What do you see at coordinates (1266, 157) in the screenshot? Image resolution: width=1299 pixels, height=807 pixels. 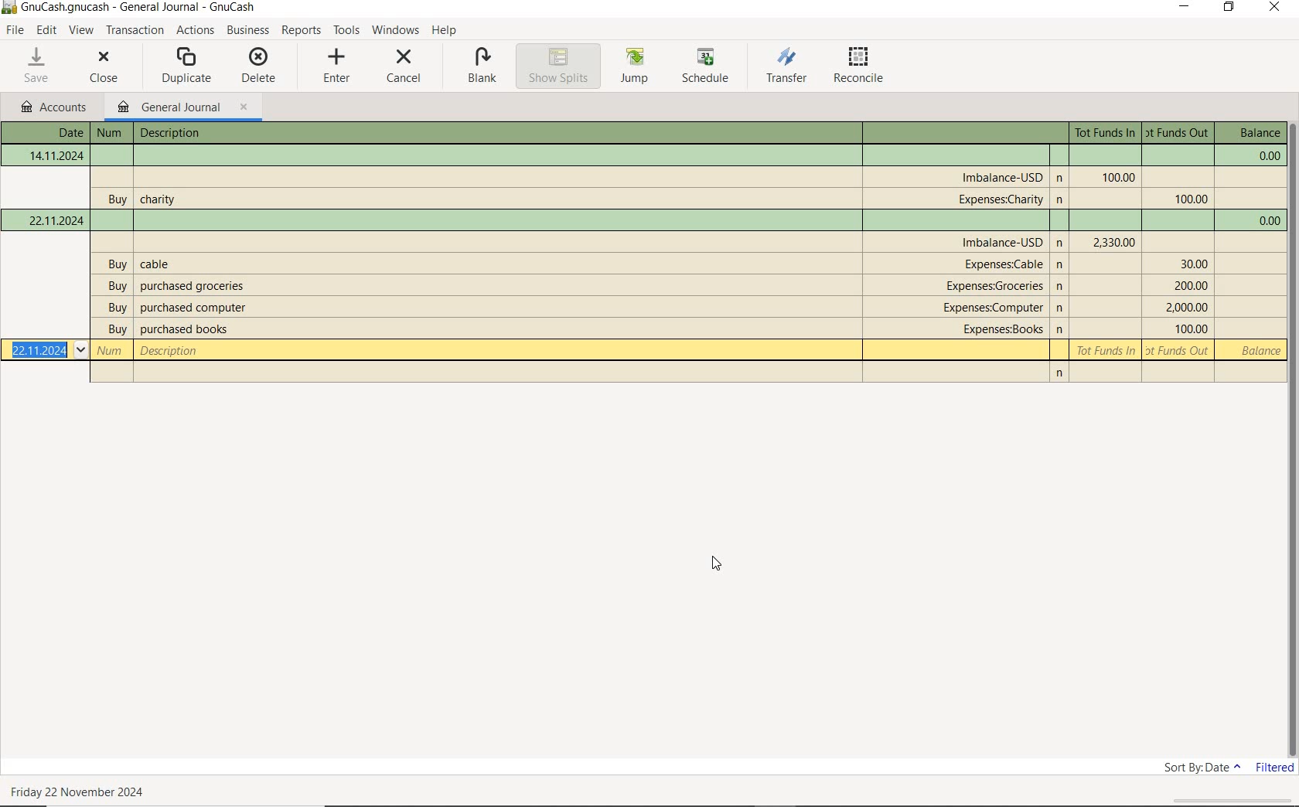 I see `balance` at bounding box center [1266, 157].